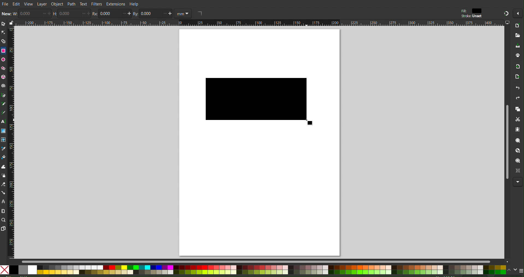 This screenshot has width=524, height=277. I want to click on Filters, so click(96, 4).